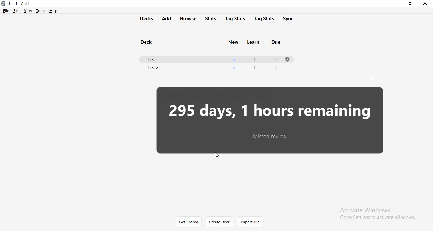  What do you see at coordinates (250, 222) in the screenshot?
I see `import` at bounding box center [250, 222].